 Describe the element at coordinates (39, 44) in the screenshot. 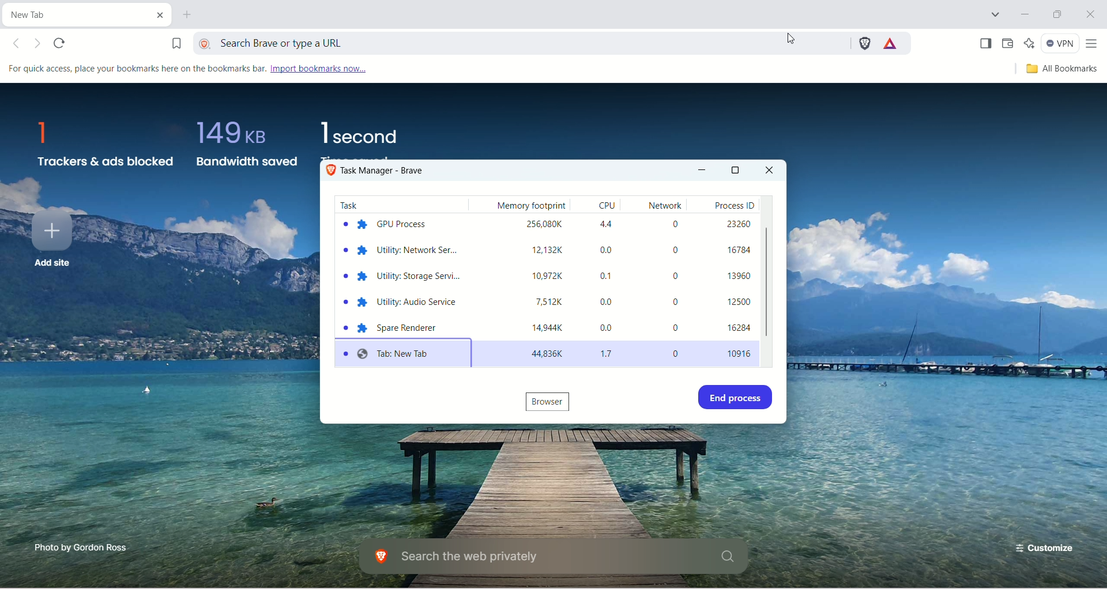

I see `go forward` at that location.